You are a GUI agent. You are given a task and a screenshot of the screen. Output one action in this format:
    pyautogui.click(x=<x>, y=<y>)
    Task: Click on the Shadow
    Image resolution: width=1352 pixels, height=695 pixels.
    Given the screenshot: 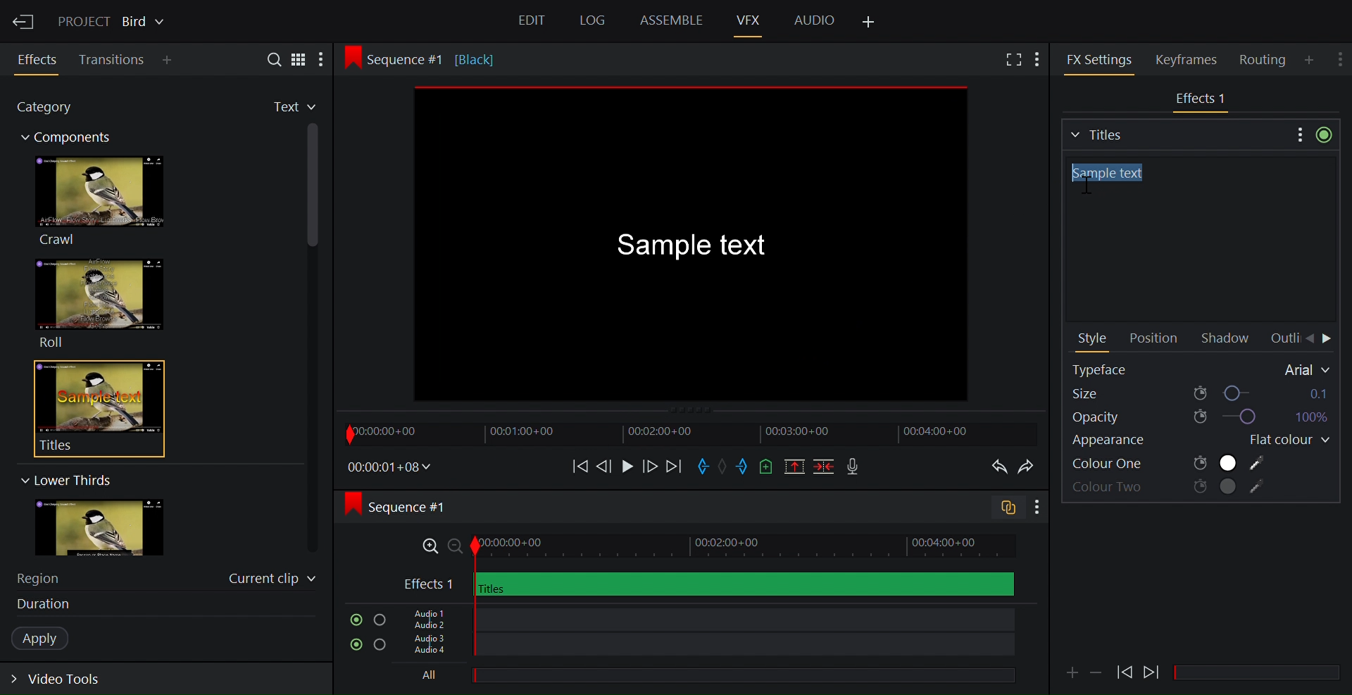 What is the action you would take?
    pyautogui.click(x=1229, y=339)
    